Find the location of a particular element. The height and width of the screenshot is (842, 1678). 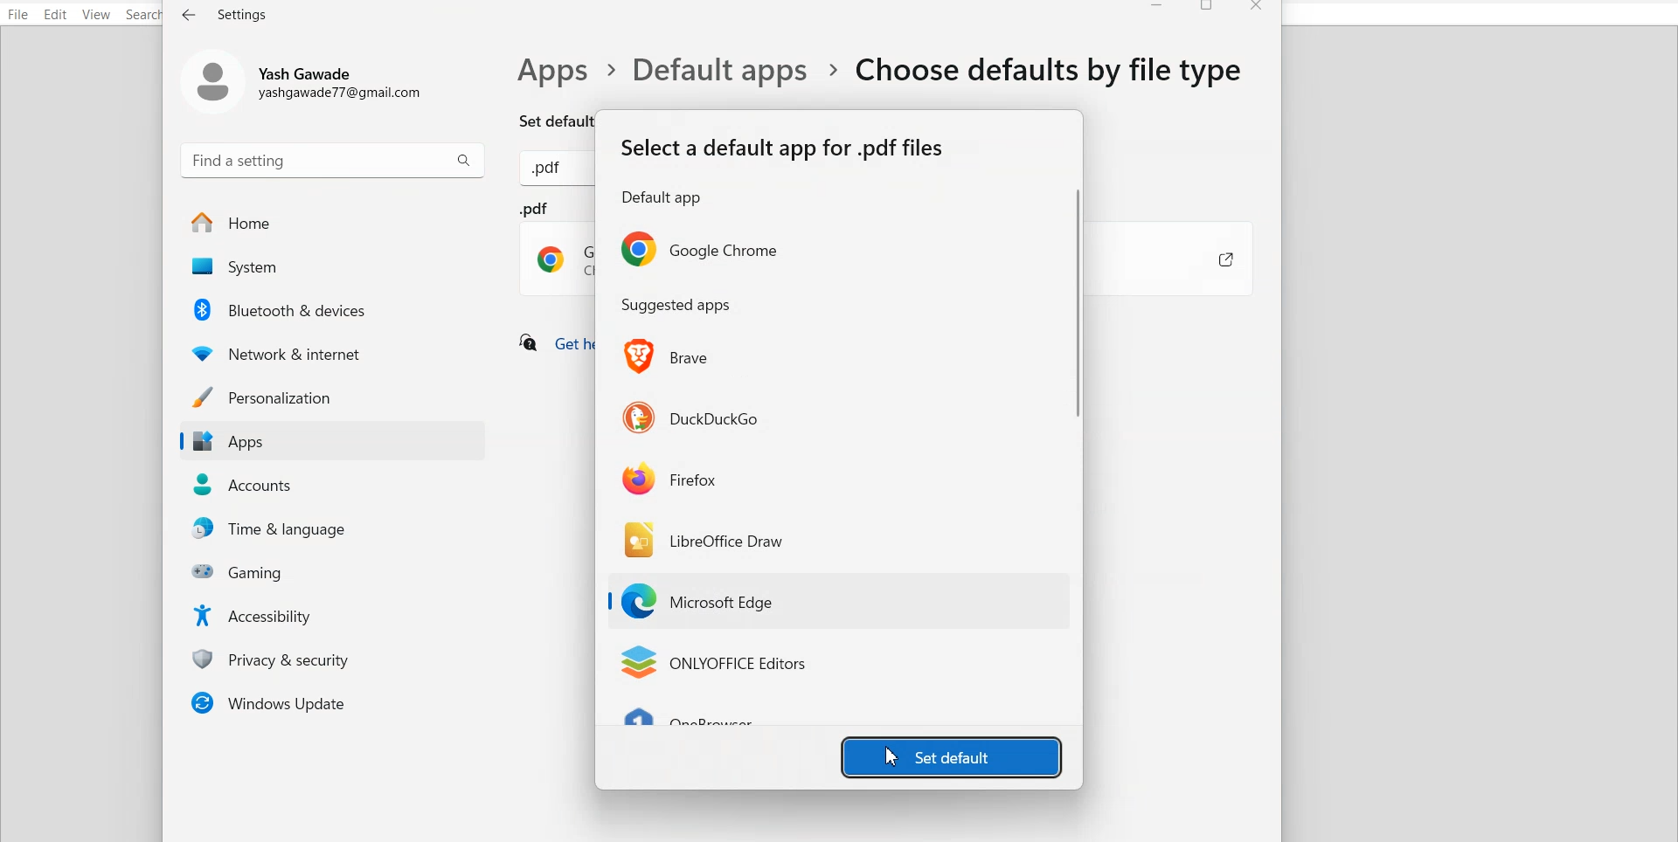

Privacy & security is located at coordinates (337, 659).